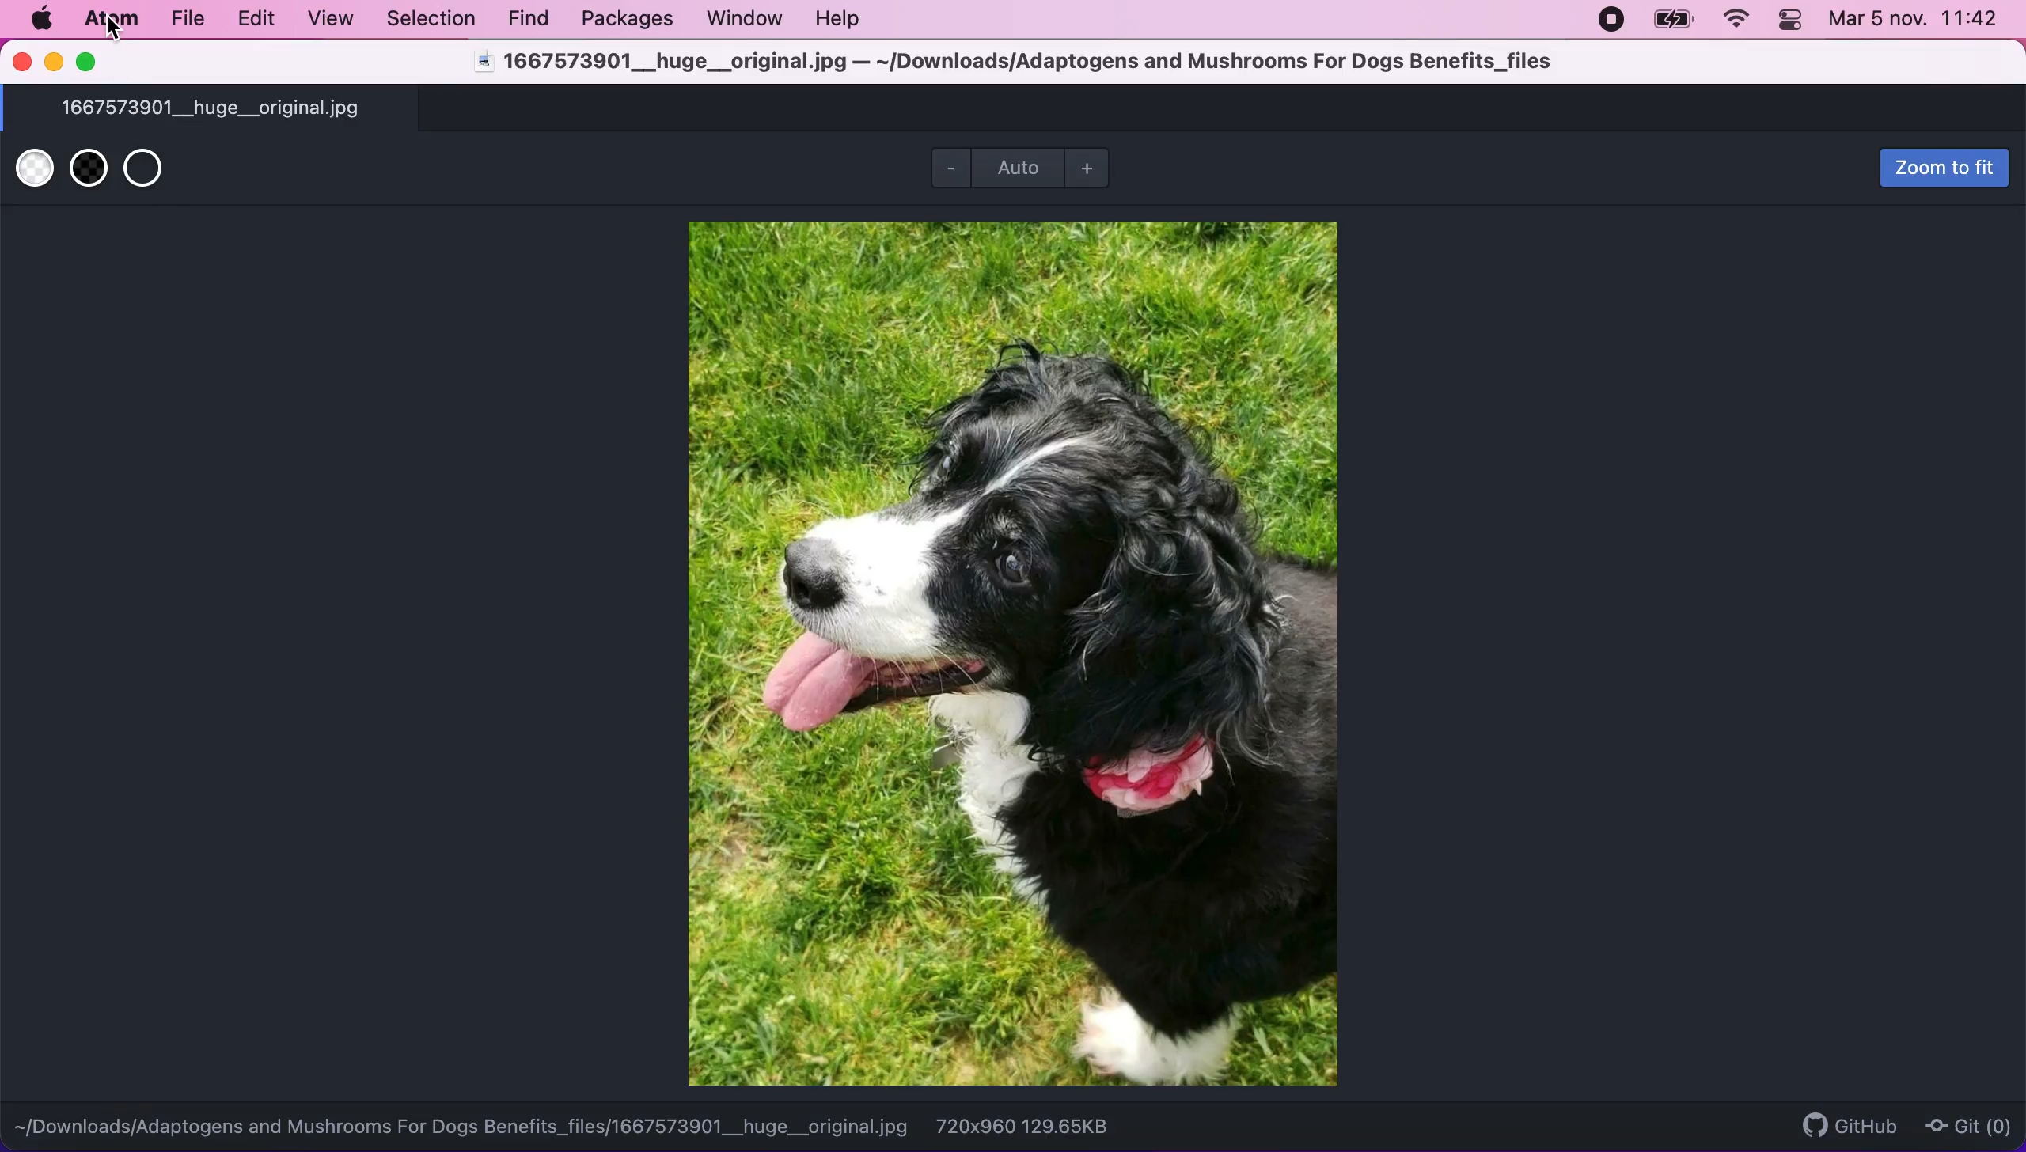  I want to click on close, so click(21, 64).